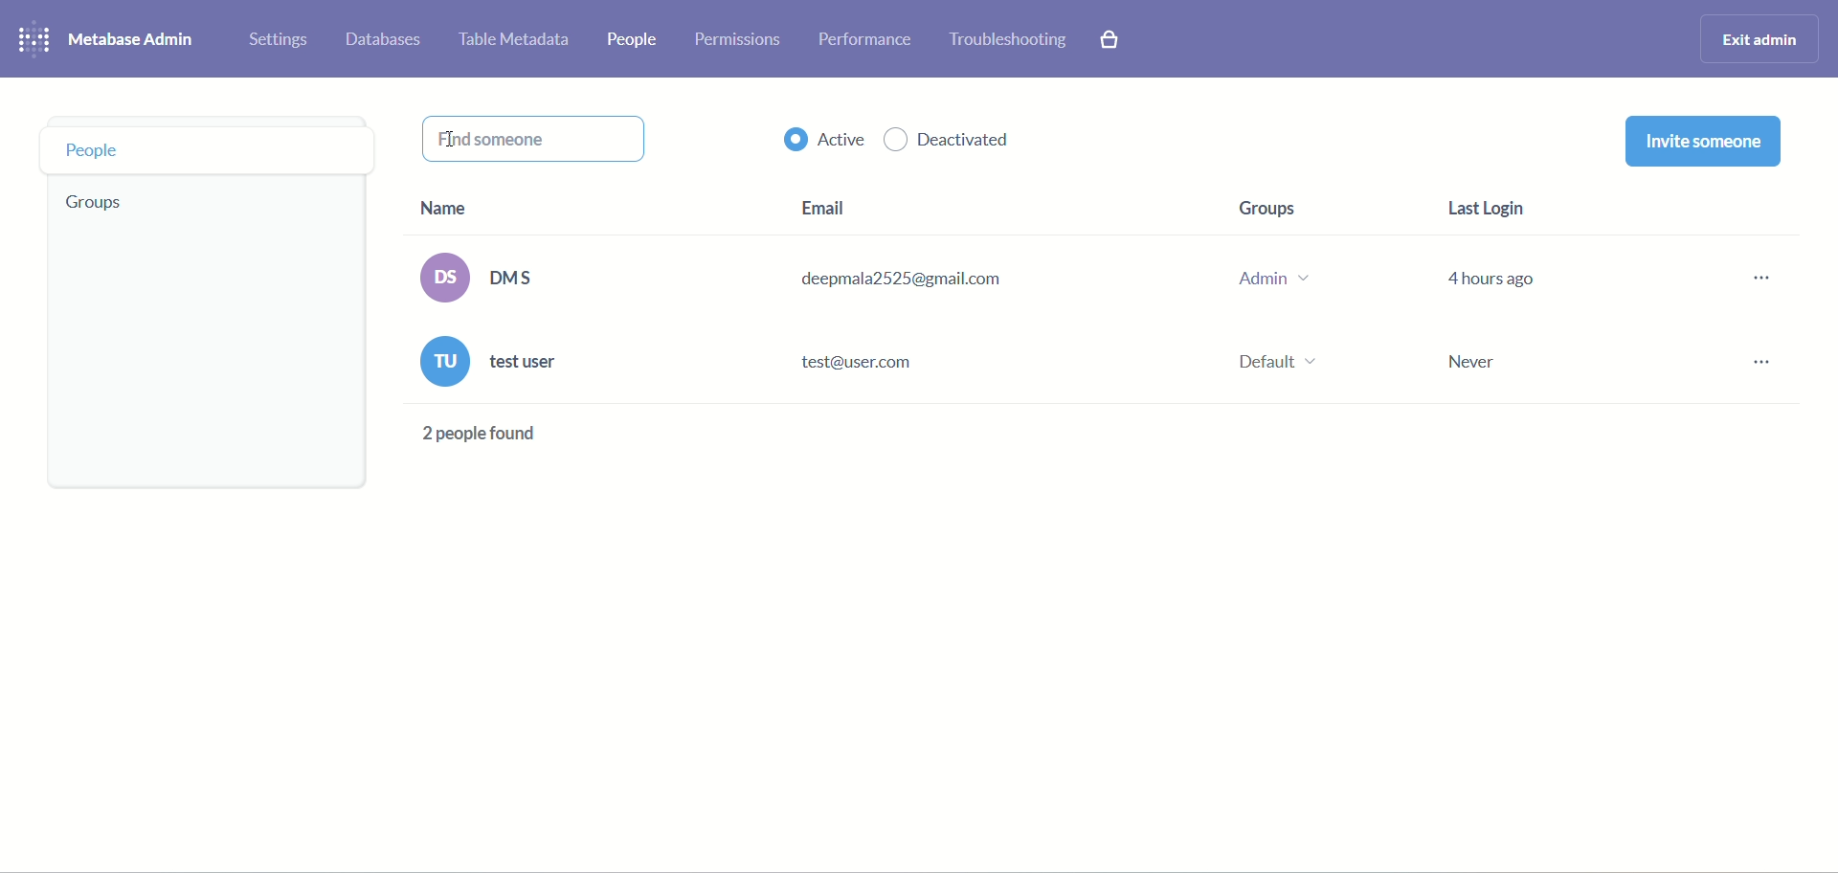  What do you see at coordinates (740, 39) in the screenshot?
I see `permissions` at bounding box center [740, 39].